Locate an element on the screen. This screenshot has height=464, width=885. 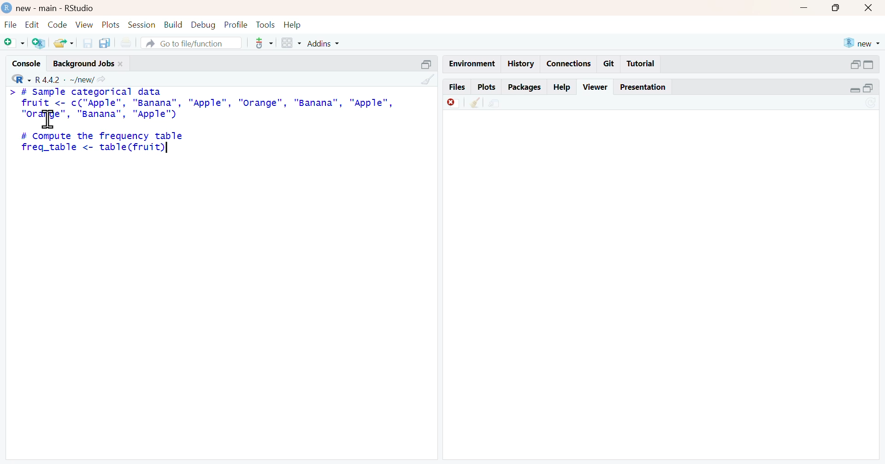
collapse is located at coordinates (428, 66).